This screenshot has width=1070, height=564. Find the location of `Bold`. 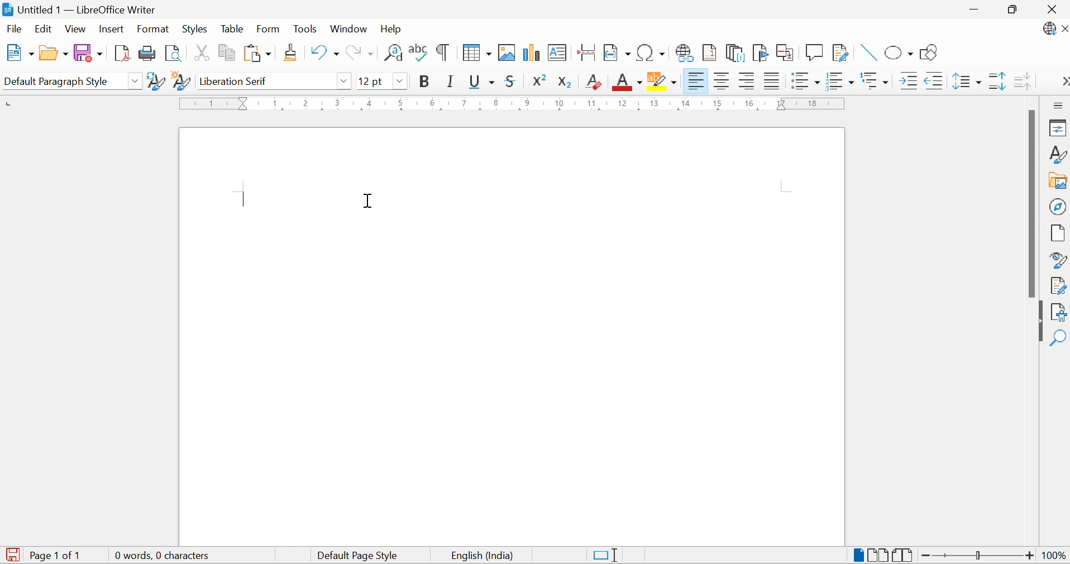

Bold is located at coordinates (425, 82).